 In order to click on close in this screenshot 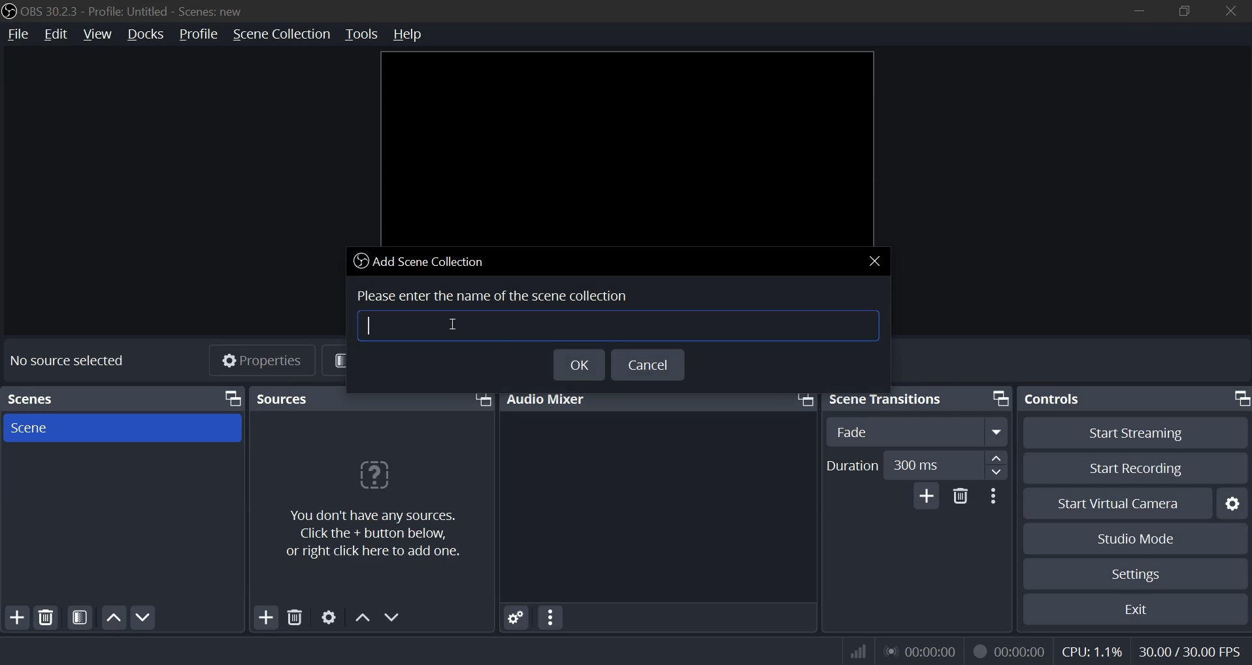, I will do `click(1228, 10)`.